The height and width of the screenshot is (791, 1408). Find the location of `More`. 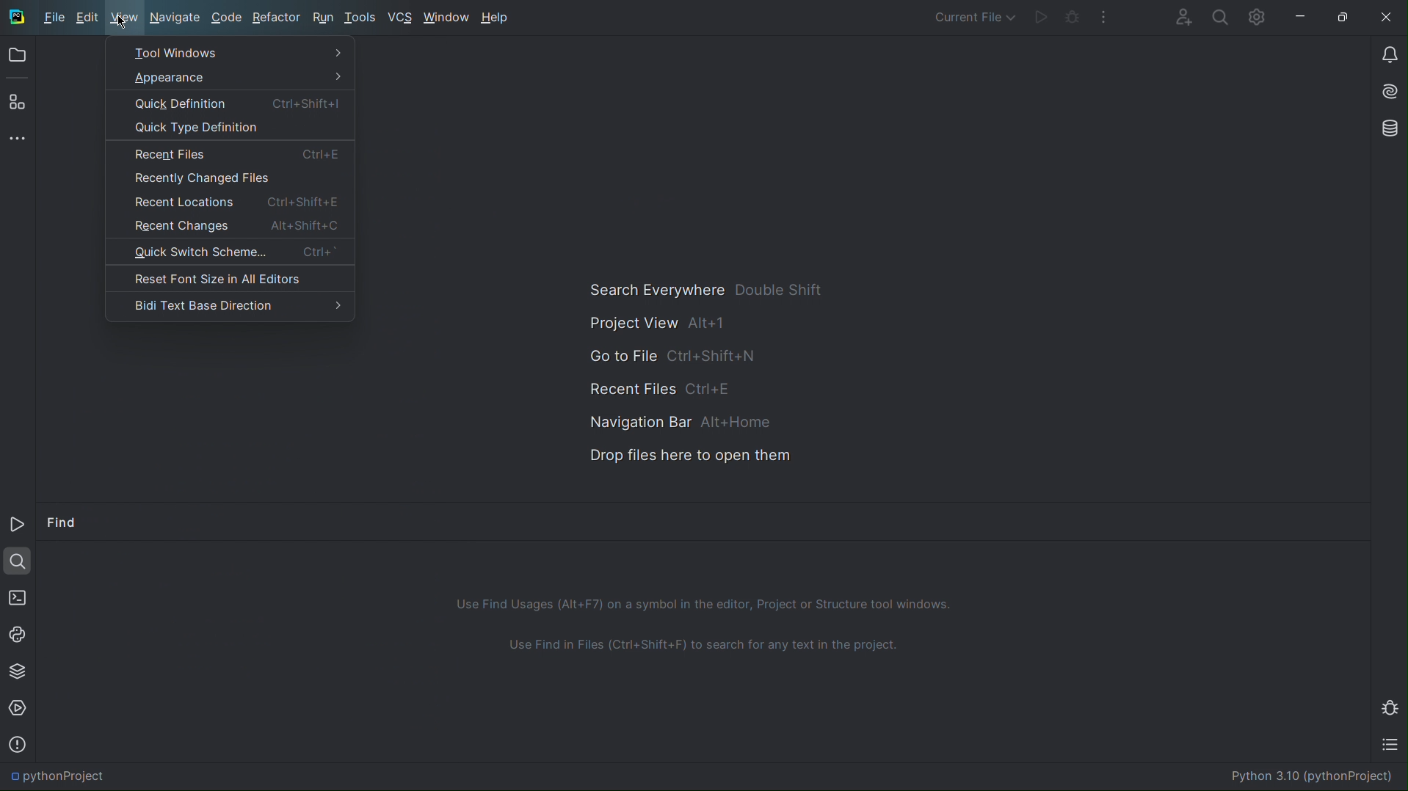

More is located at coordinates (1103, 15).